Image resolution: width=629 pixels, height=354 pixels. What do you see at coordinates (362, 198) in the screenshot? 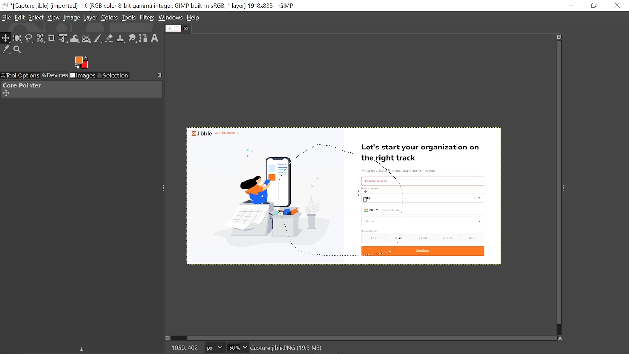
I see `Cursor here` at bounding box center [362, 198].